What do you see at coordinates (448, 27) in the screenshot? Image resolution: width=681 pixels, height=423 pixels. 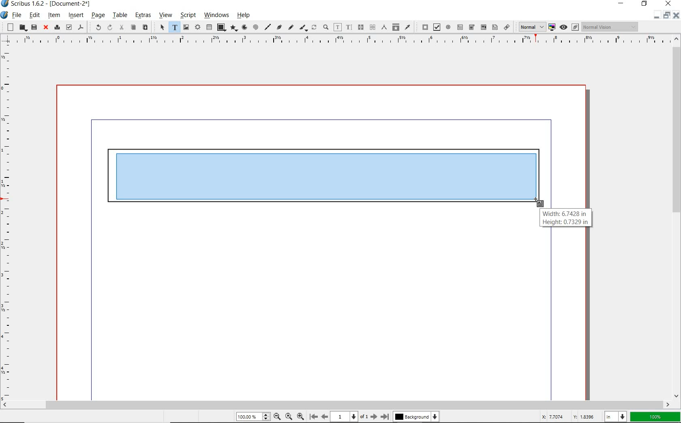 I see `pdf radio button` at bounding box center [448, 27].